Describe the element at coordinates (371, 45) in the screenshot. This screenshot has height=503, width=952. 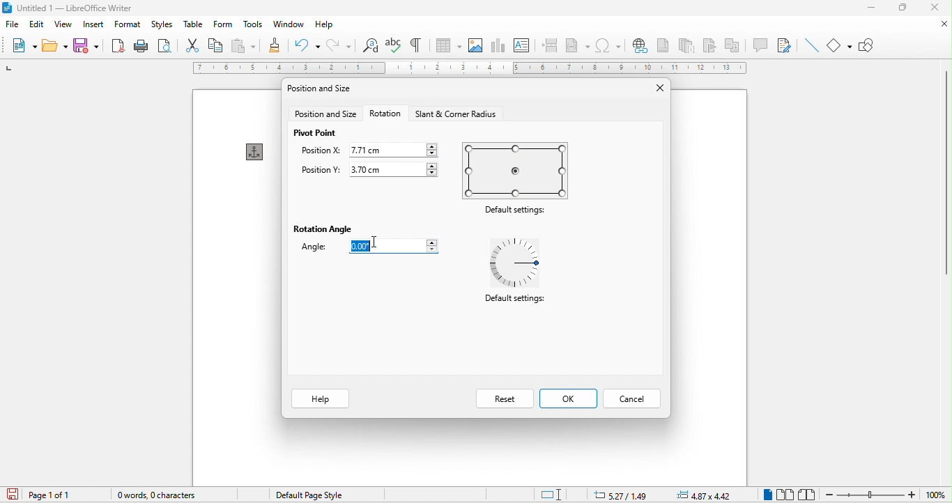
I see `find and replace` at that location.